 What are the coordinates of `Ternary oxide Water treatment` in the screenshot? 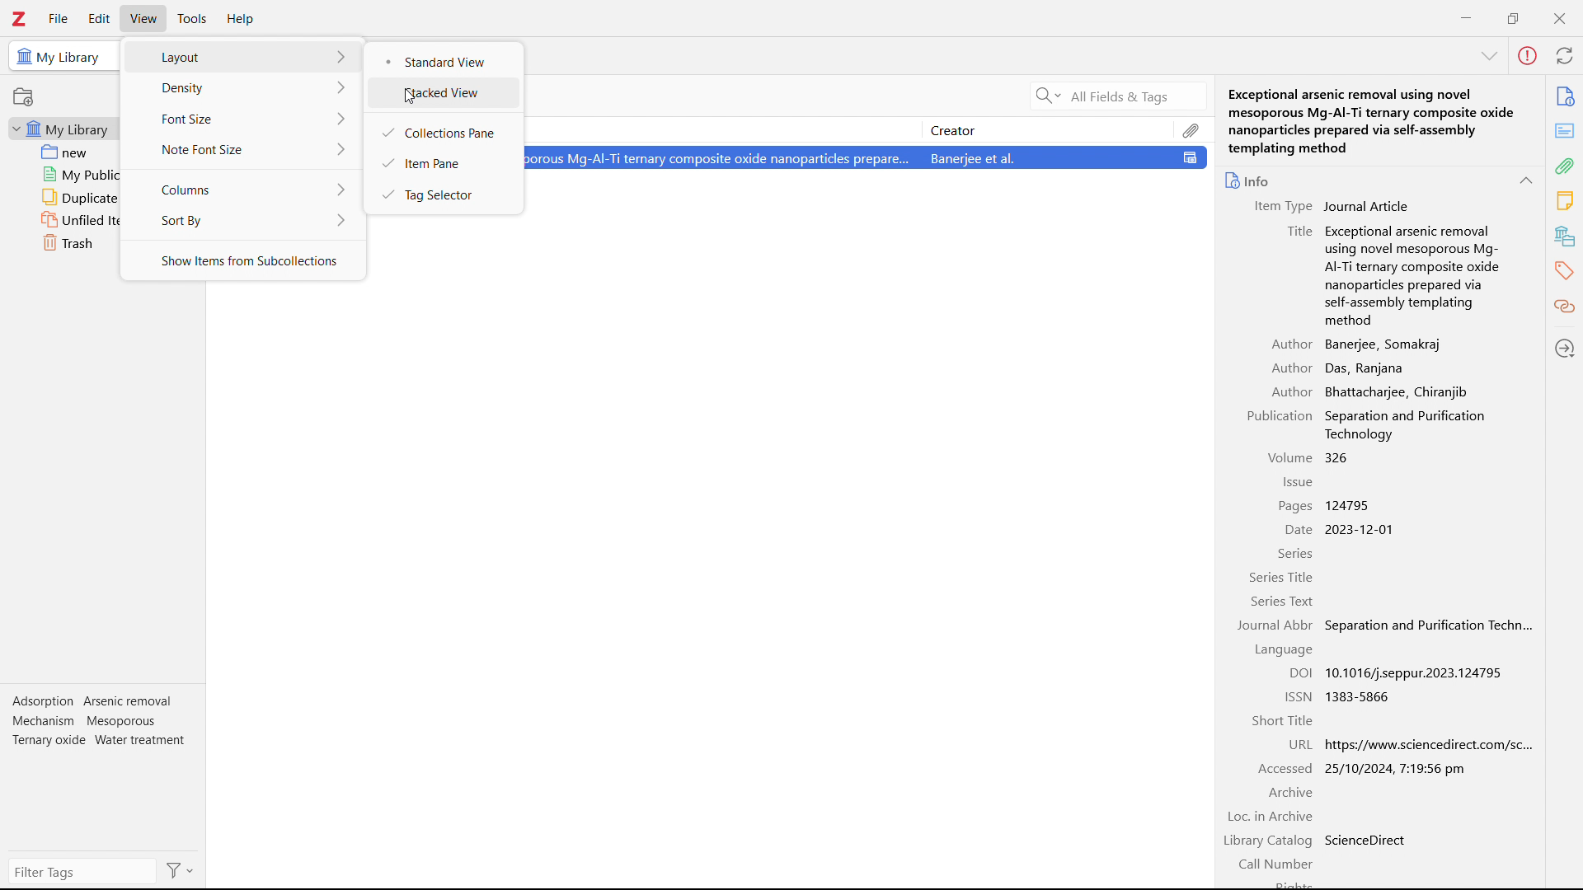 It's located at (100, 739).